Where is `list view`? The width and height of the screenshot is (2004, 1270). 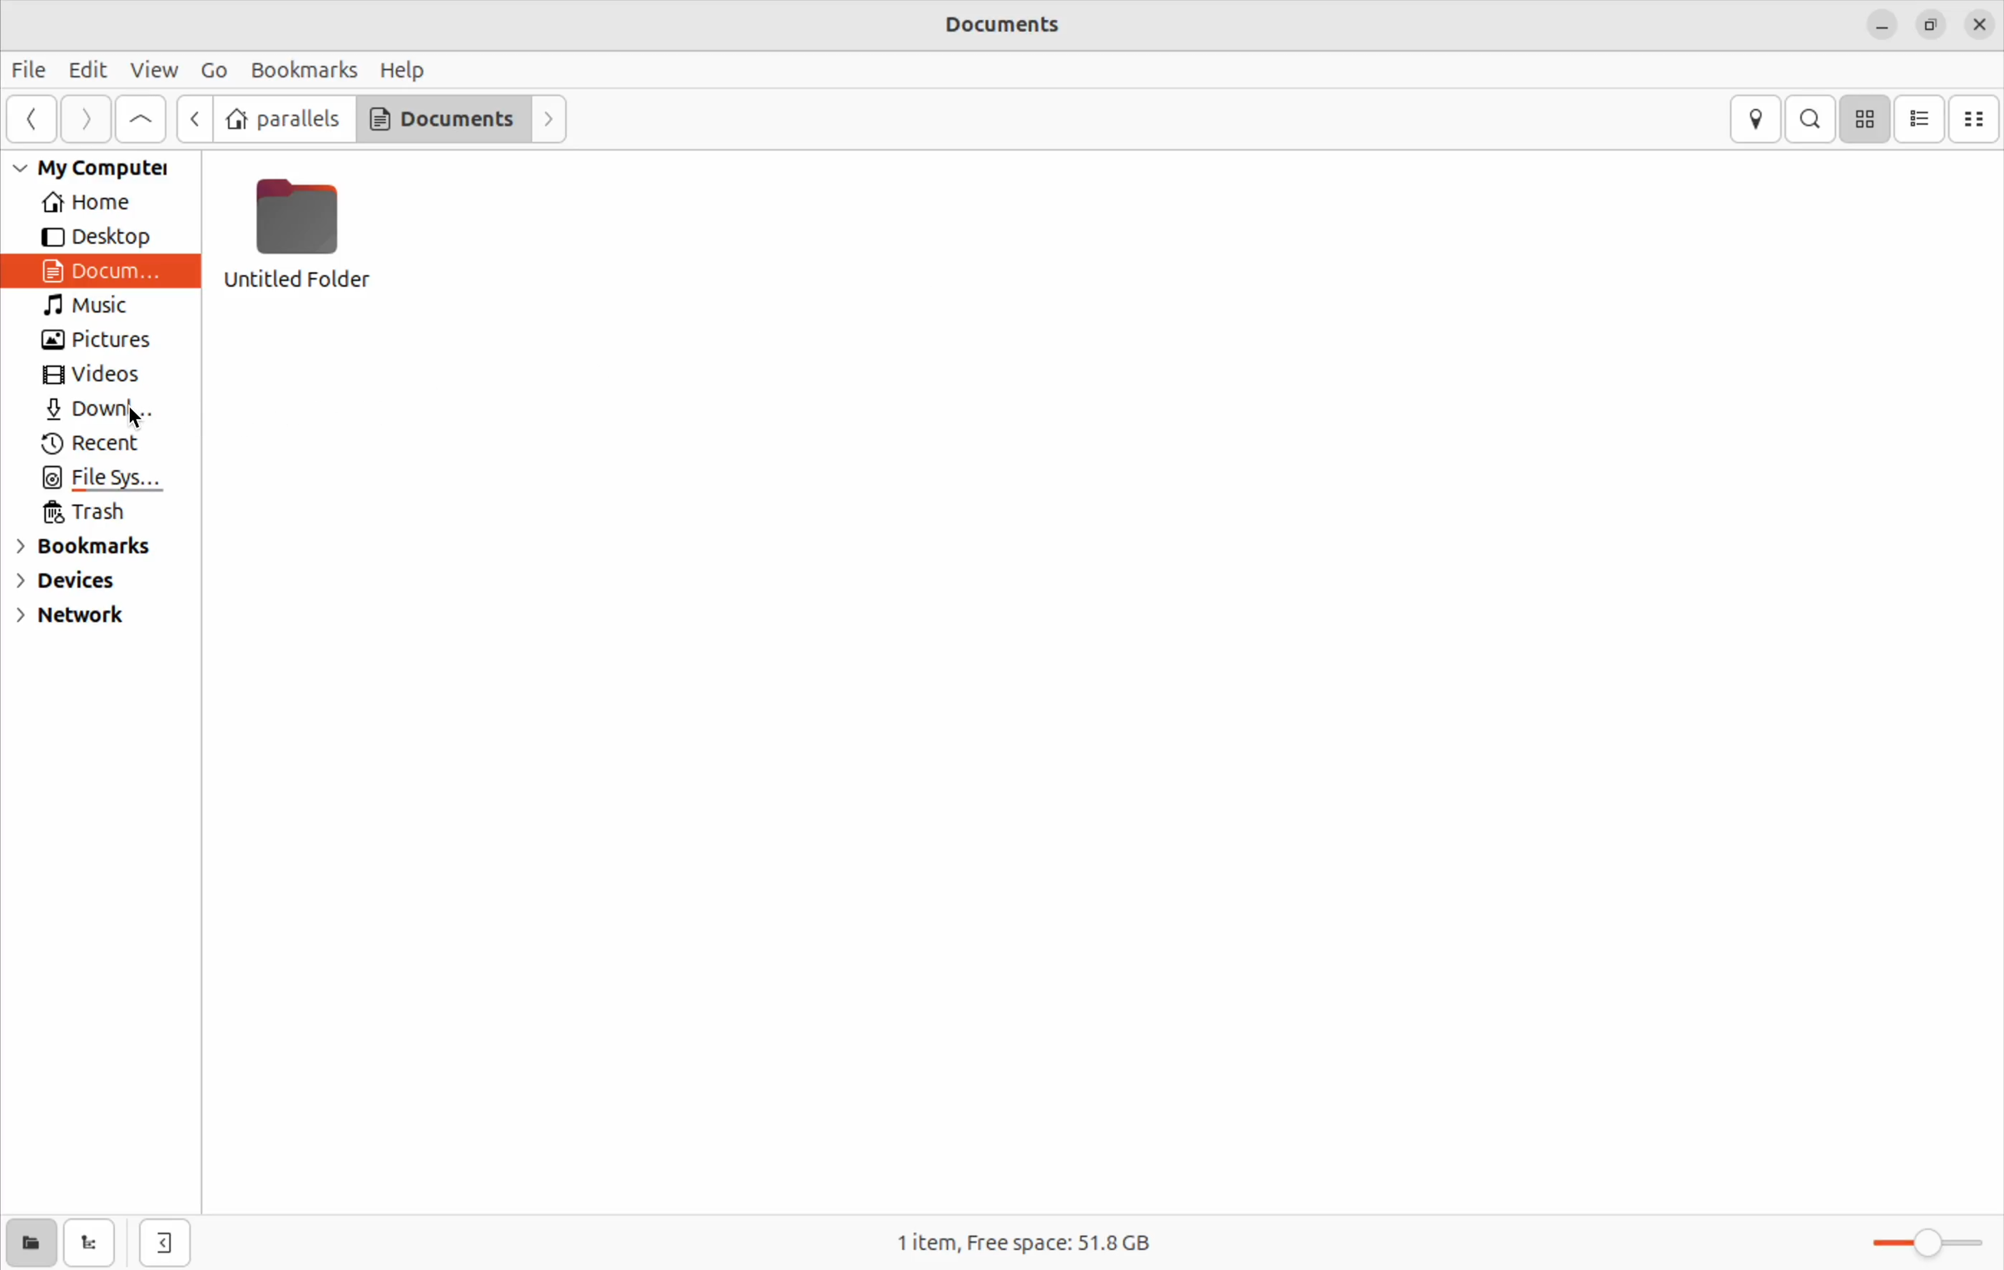
list view is located at coordinates (1919, 118).